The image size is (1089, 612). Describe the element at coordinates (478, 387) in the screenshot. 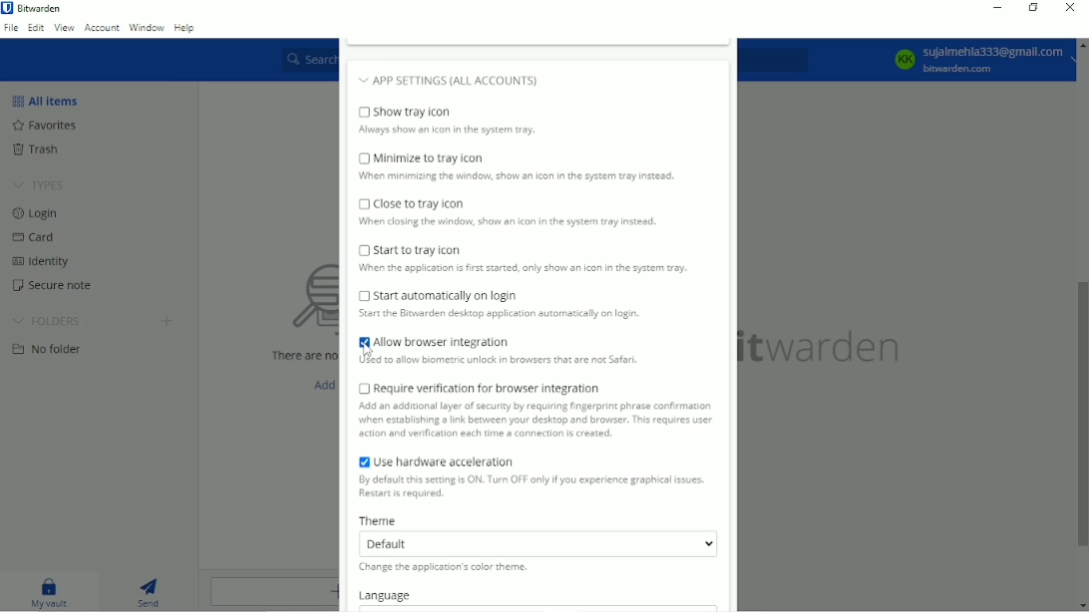

I see `Require verification for browser integration` at that location.